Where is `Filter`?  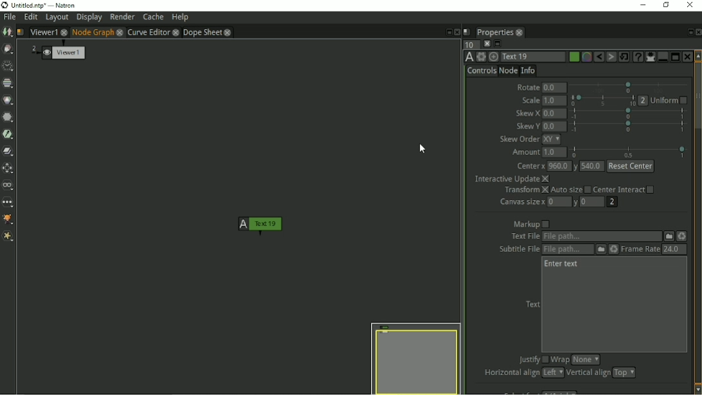
Filter is located at coordinates (8, 118).